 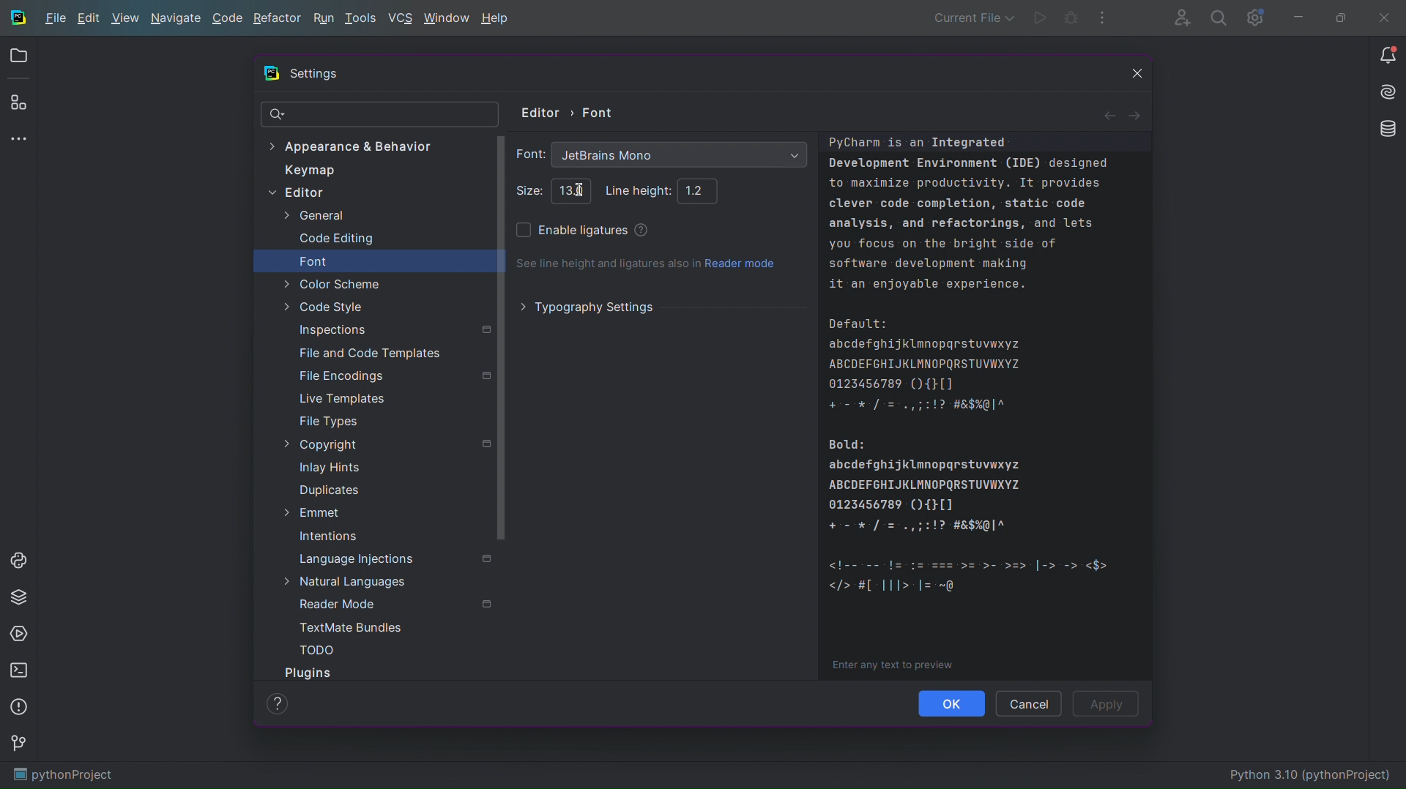 What do you see at coordinates (322, 20) in the screenshot?
I see `Run` at bounding box center [322, 20].